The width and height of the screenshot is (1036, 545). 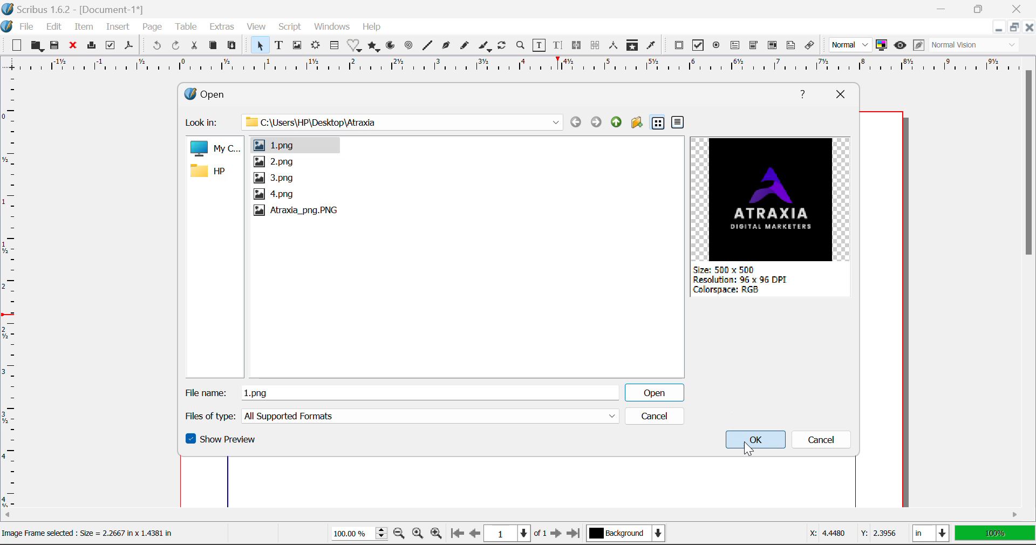 What do you see at coordinates (699, 47) in the screenshot?
I see `Pdf Checkbox` at bounding box center [699, 47].